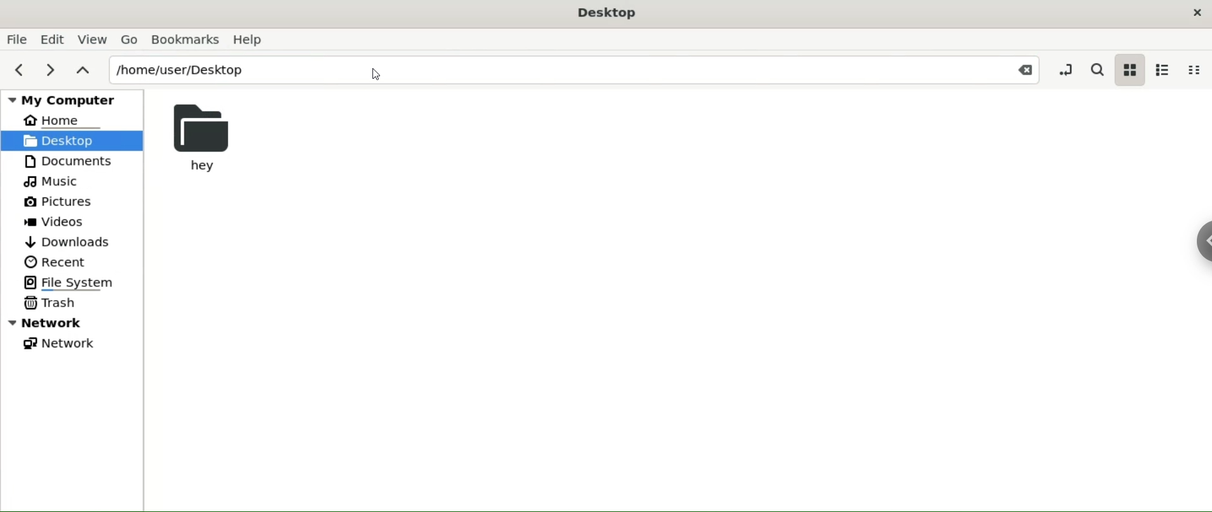 The image size is (1212, 512). I want to click on file, so click(17, 38).